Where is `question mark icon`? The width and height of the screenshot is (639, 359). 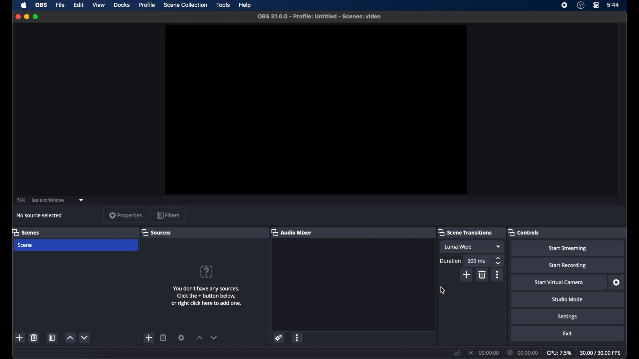
question mark icon is located at coordinates (206, 272).